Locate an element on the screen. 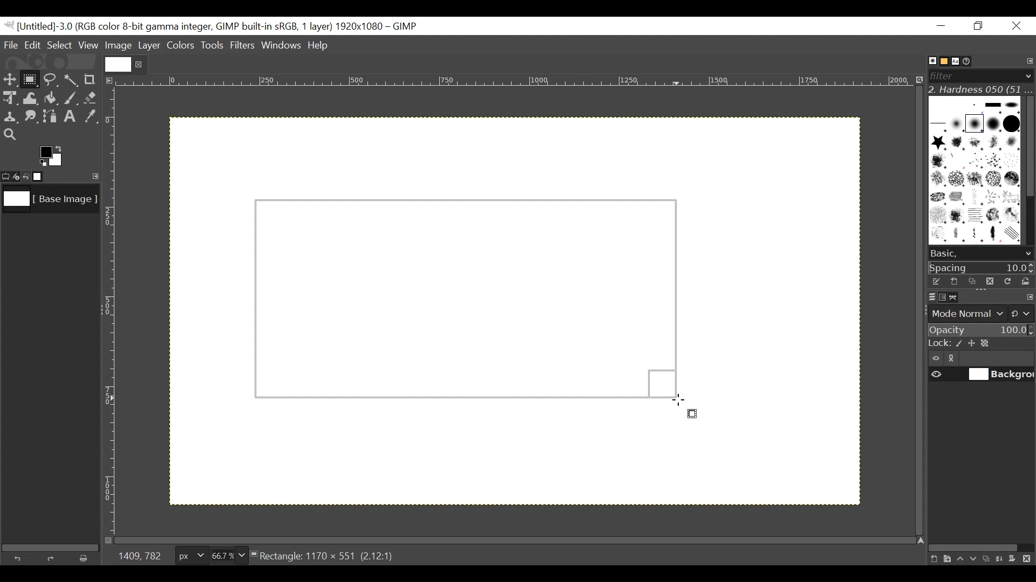 This screenshot has width=1036, height=582. Create a new layer is located at coordinates (946, 559).